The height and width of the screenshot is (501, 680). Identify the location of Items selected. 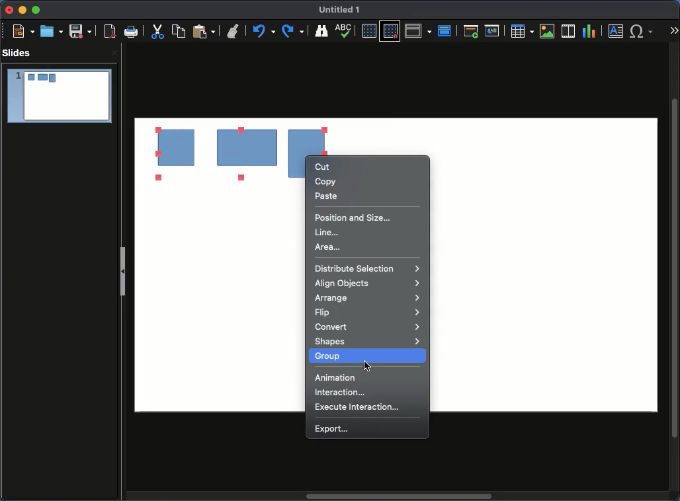
(200, 154).